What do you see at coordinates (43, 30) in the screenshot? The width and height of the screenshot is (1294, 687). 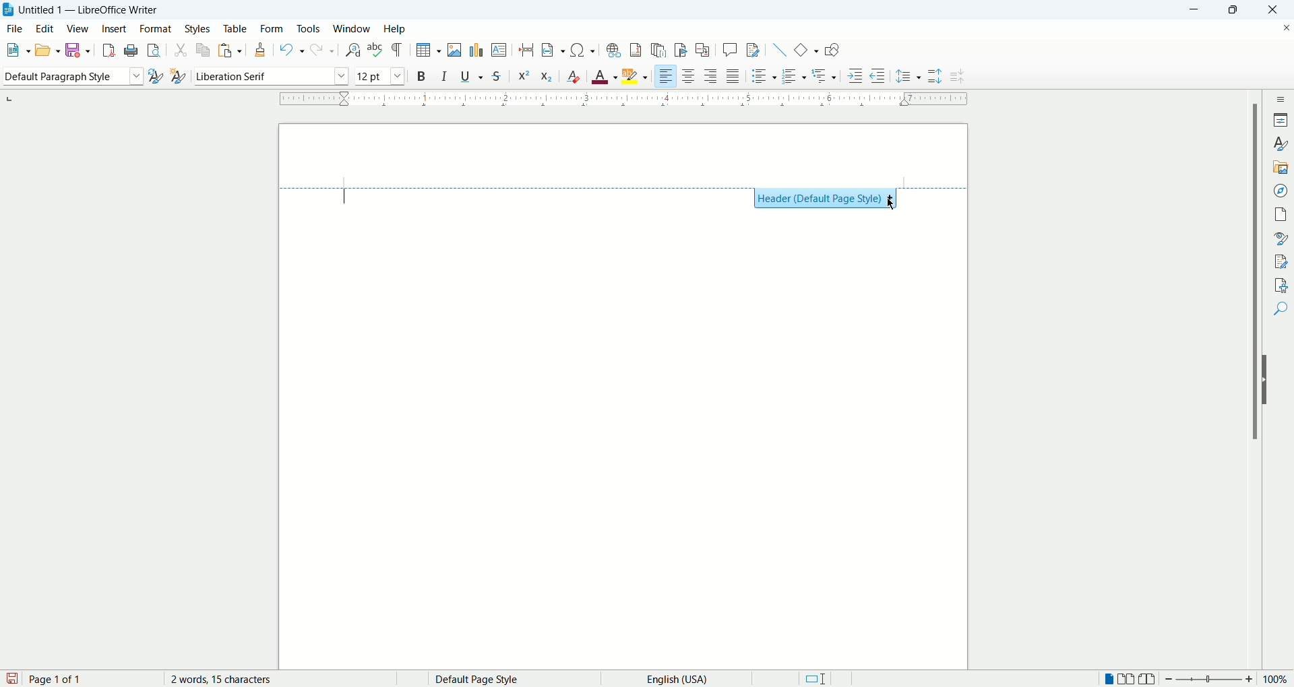 I see `edit` at bounding box center [43, 30].